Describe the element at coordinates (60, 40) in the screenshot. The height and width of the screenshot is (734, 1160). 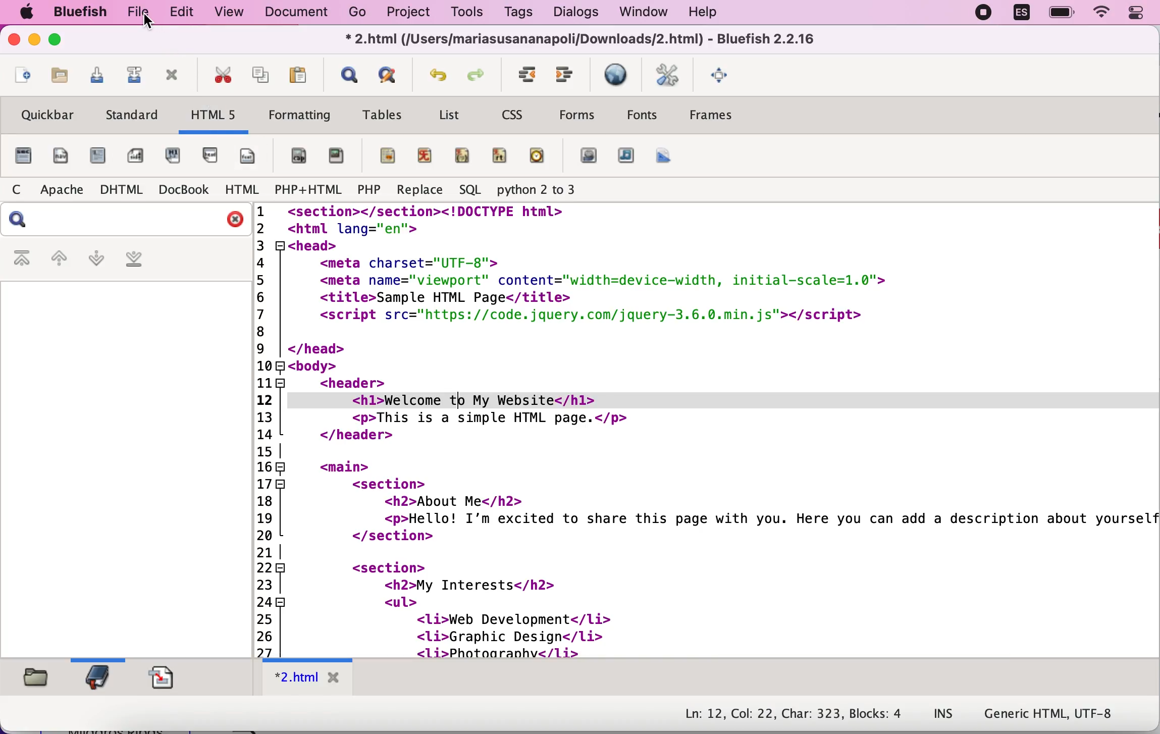
I see `maximize` at that location.